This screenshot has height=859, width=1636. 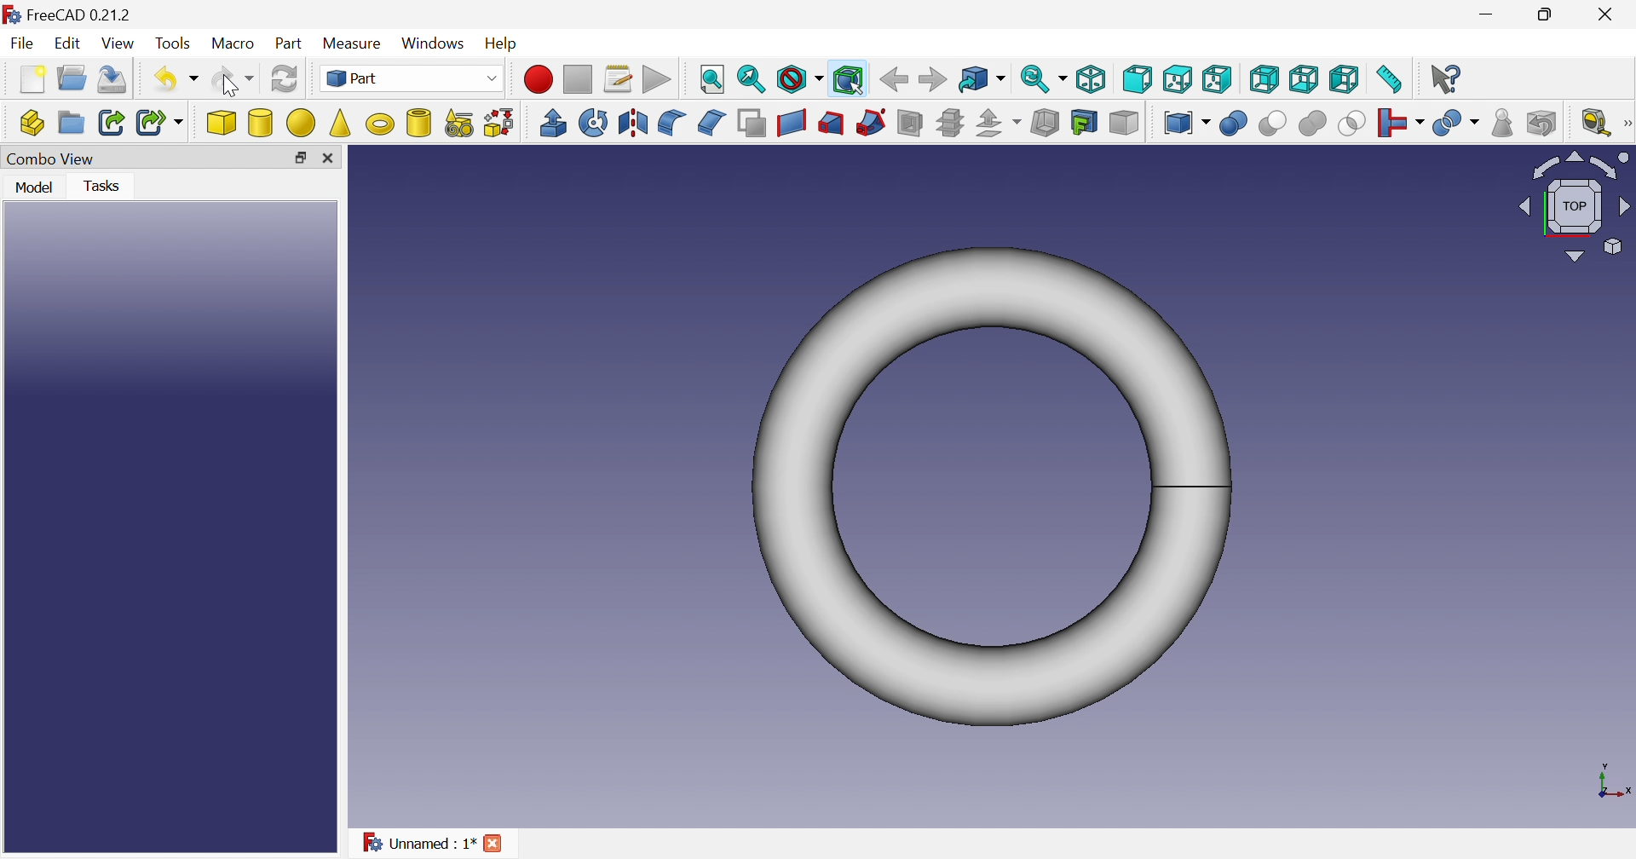 I want to click on Measure liner, so click(x=1594, y=123).